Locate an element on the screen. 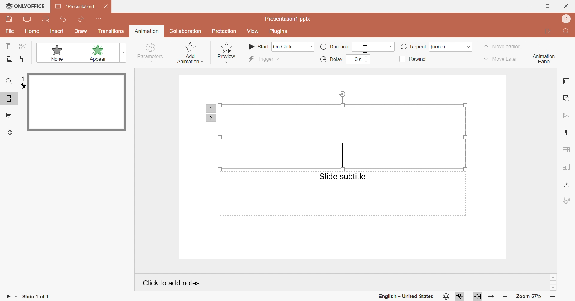 The image size is (575, 301). start is located at coordinates (258, 46).